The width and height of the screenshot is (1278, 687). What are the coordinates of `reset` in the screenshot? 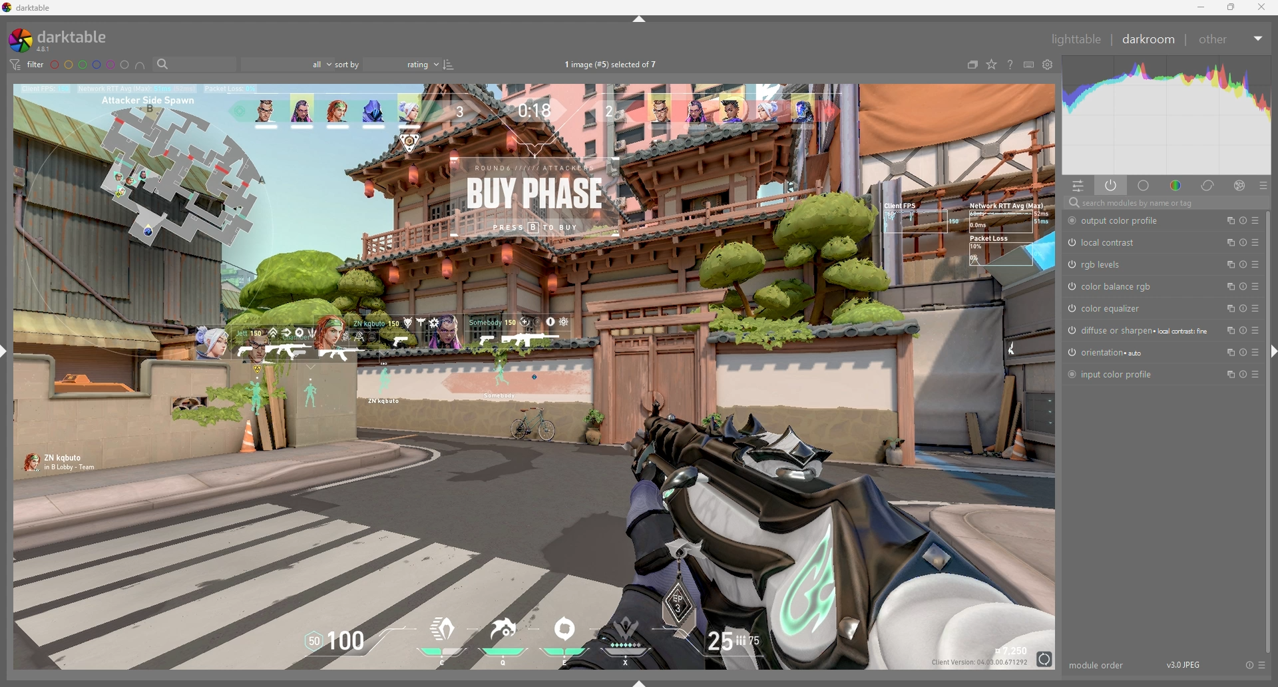 It's located at (1243, 244).